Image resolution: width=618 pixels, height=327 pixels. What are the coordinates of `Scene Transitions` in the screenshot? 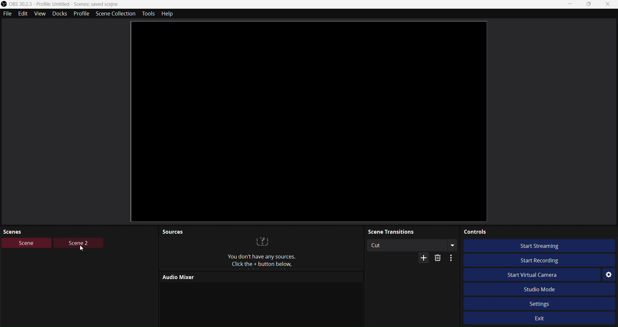 It's located at (410, 231).